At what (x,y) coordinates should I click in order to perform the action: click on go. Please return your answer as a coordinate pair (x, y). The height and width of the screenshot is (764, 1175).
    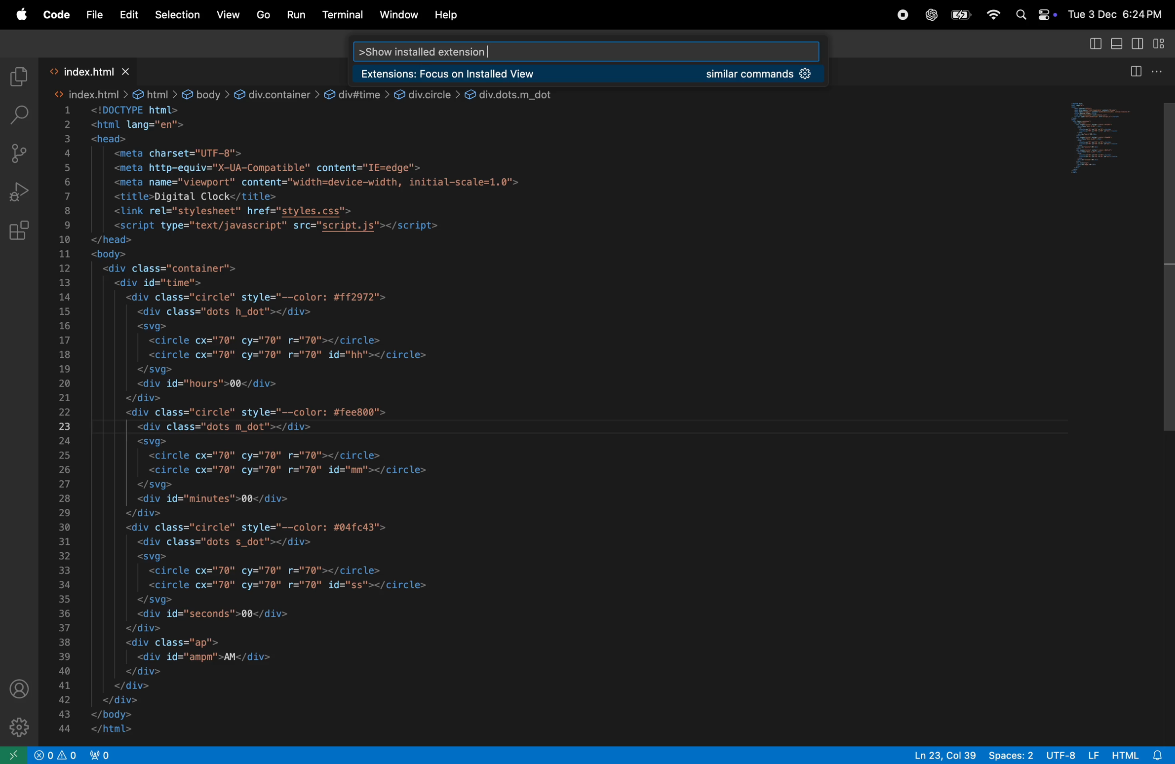
    Looking at the image, I should click on (264, 15).